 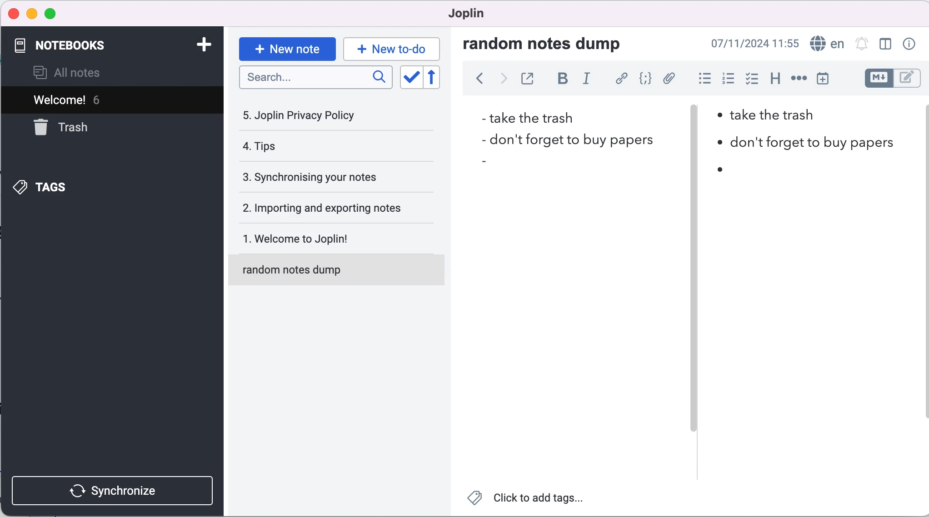 I want to click on welcome! 6, so click(x=88, y=99).